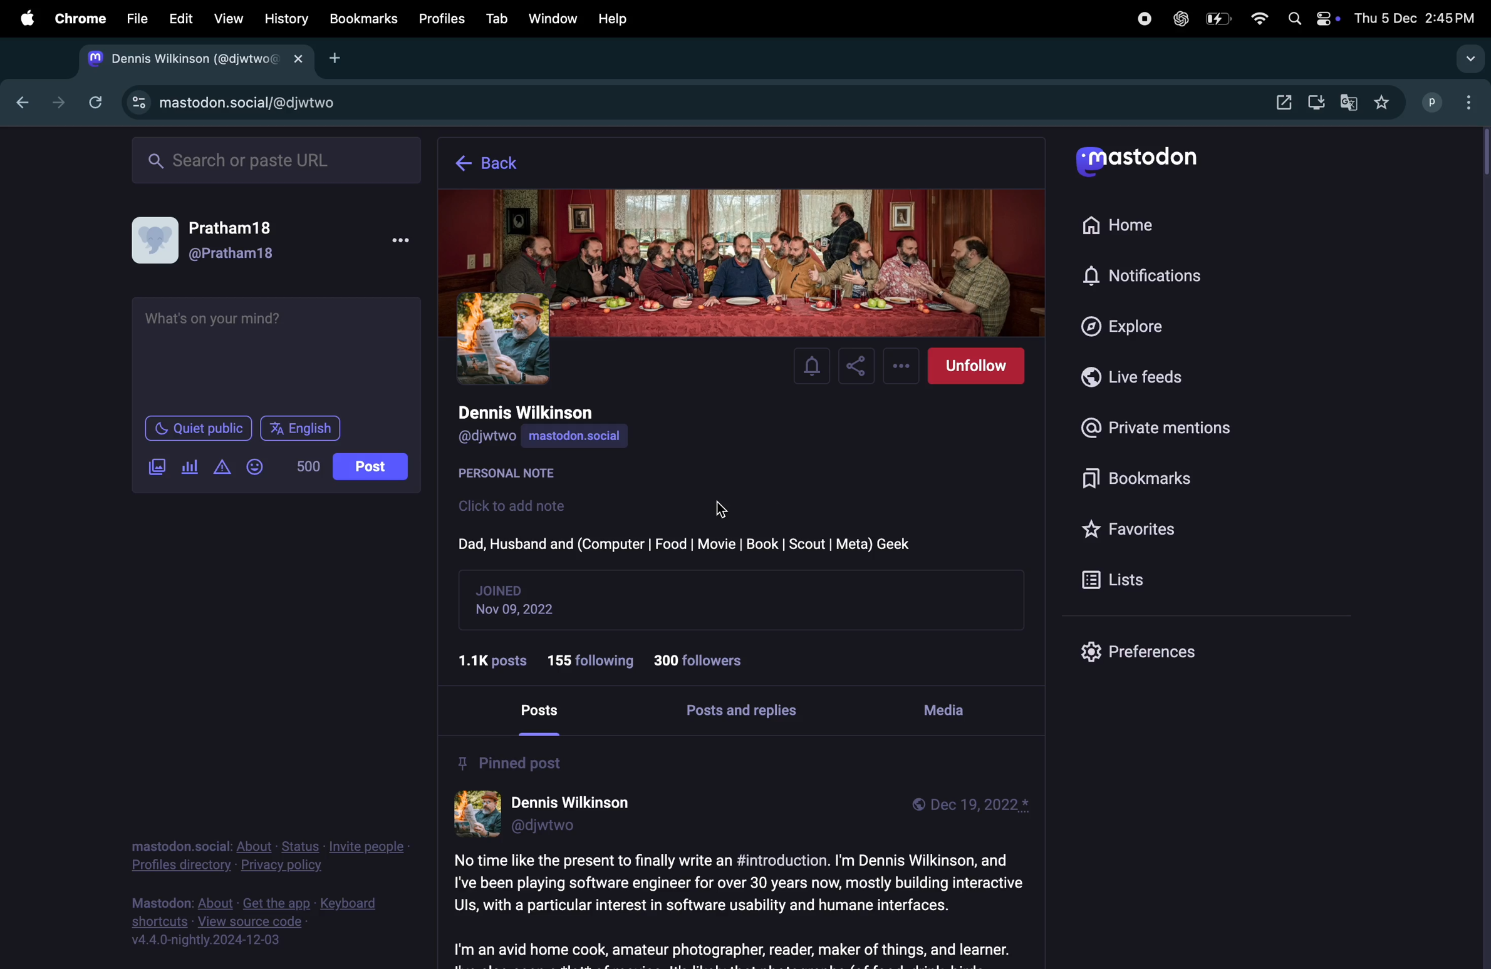 The image size is (1491, 969). Describe the element at coordinates (229, 103) in the screenshot. I see `mastodn url` at that location.